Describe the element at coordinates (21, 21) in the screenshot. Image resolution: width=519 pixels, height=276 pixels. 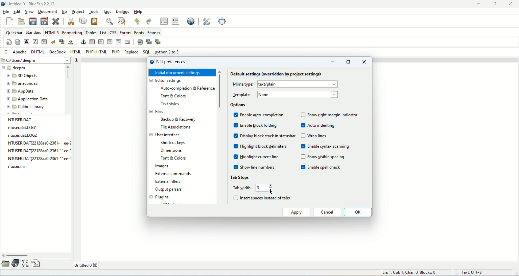
I see `open` at that location.